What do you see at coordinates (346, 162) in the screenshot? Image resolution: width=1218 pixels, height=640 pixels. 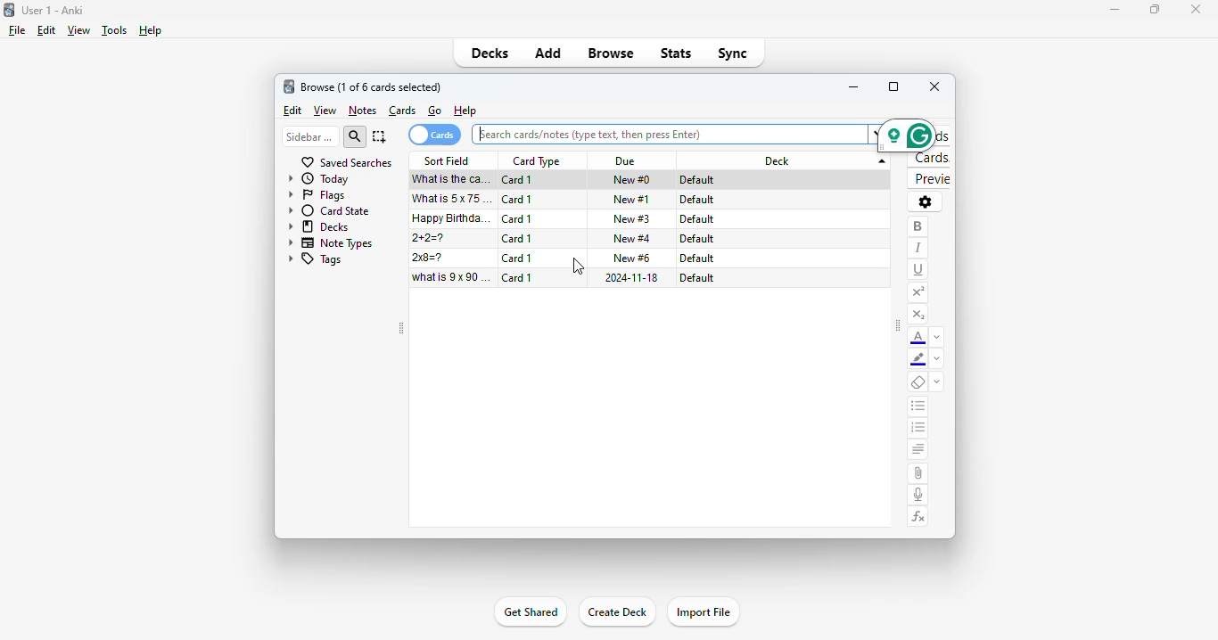 I see `saved searches` at bounding box center [346, 162].